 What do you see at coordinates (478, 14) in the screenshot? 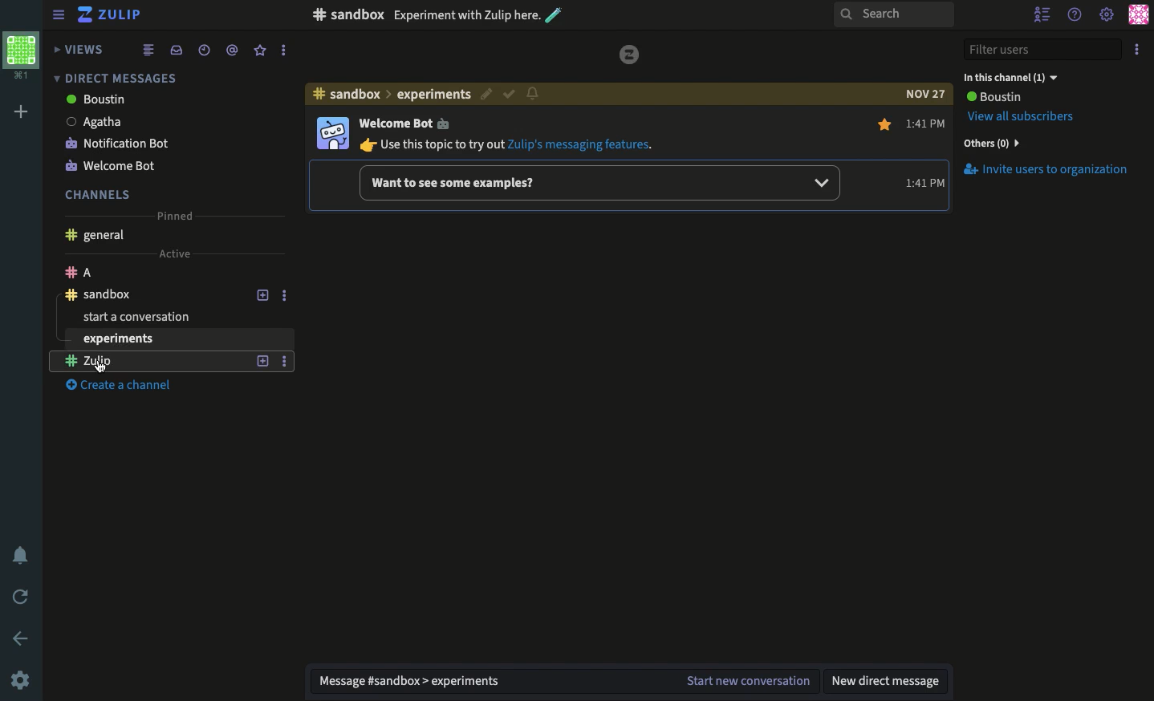
I see `Experiment with zulip here` at bounding box center [478, 14].